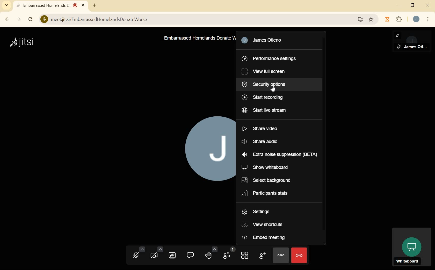 The height and width of the screenshot is (270, 435). What do you see at coordinates (44, 19) in the screenshot?
I see `View Site information` at bounding box center [44, 19].